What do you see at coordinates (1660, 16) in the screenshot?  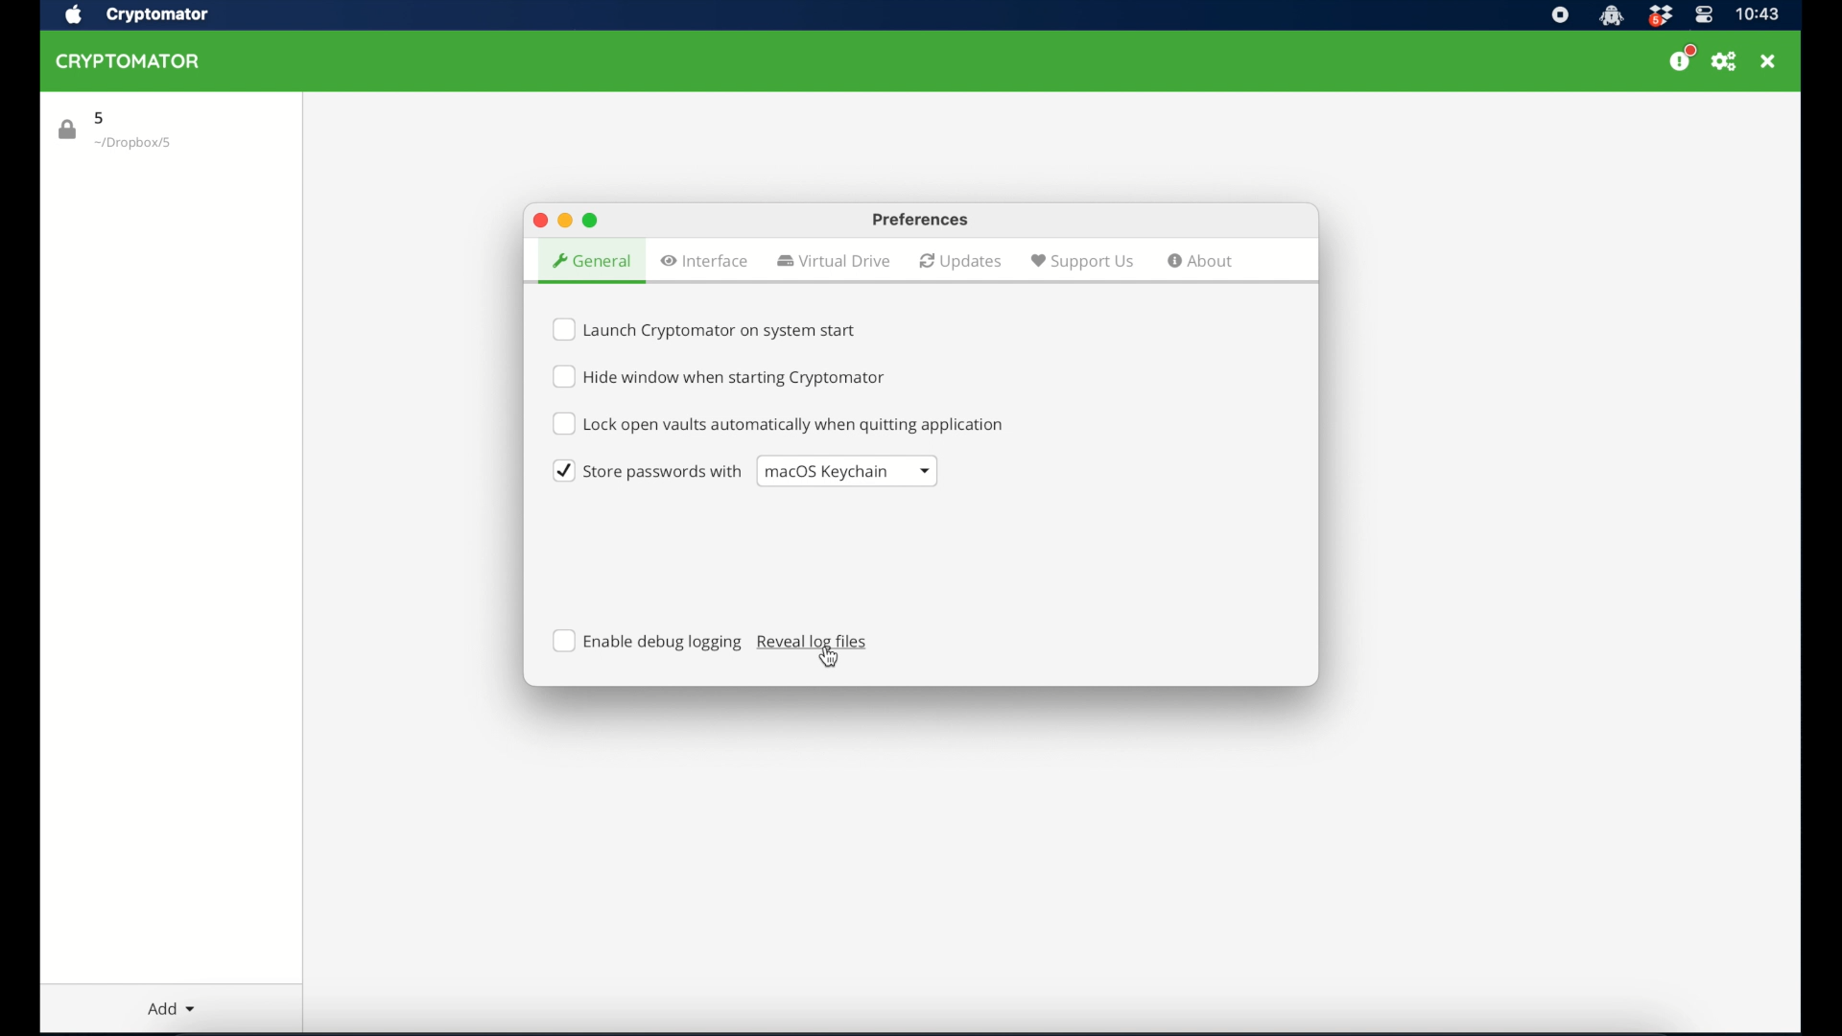 I see `dropbox icon` at bounding box center [1660, 16].